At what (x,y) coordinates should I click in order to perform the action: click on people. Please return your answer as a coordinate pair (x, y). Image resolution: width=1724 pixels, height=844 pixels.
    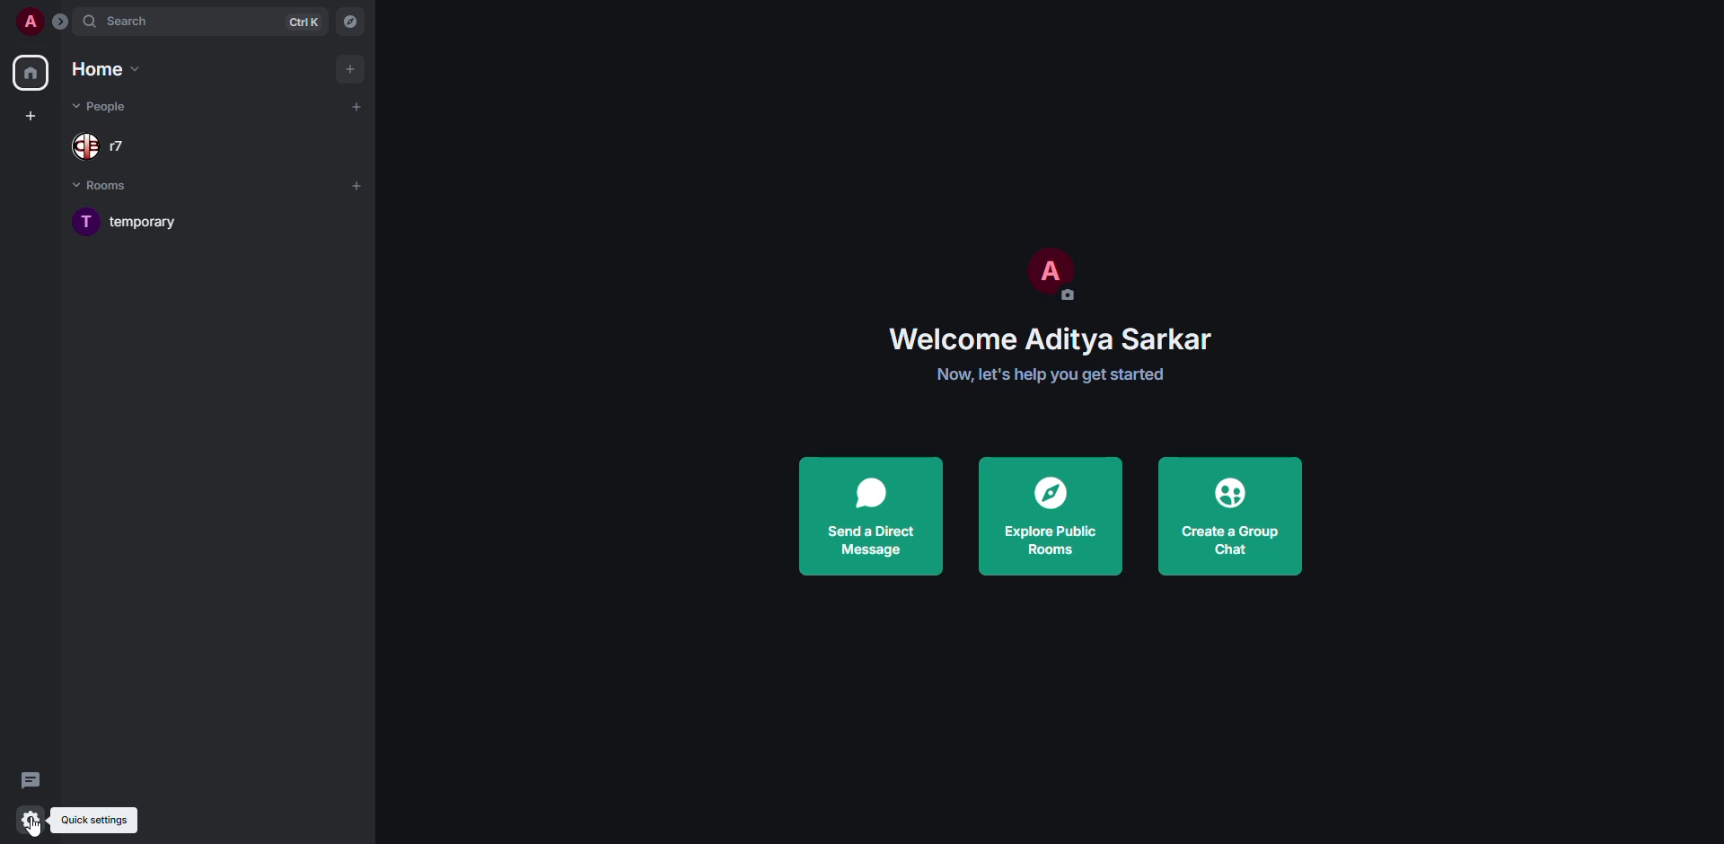
    Looking at the image, I should click on (103, 106).